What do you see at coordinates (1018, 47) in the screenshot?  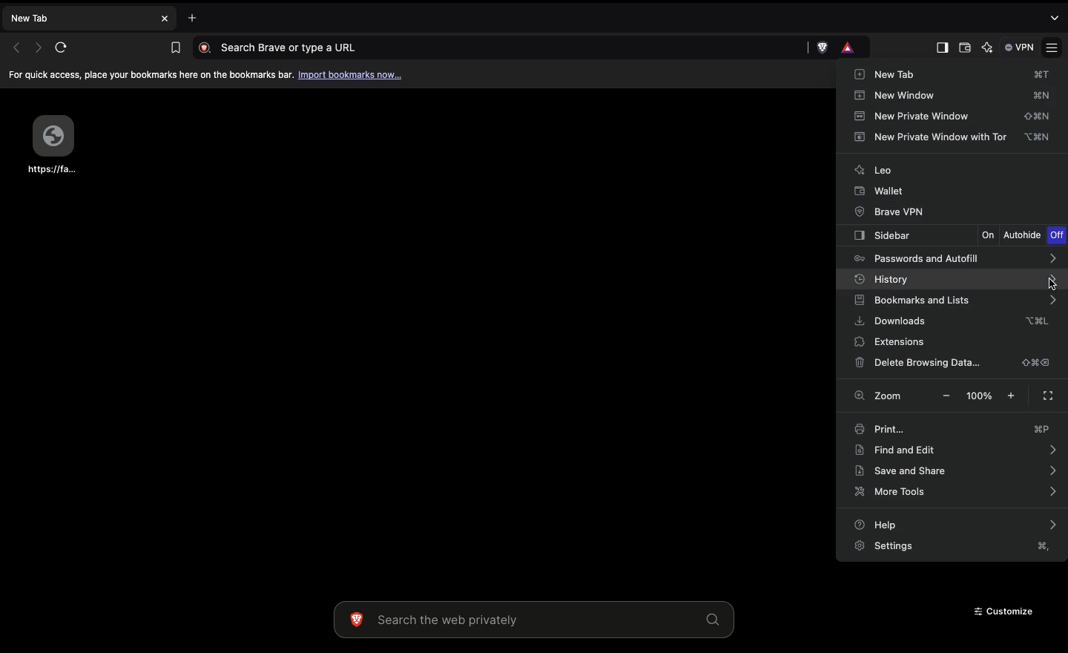 I see `VPN` at bounding box center [1018, 47].